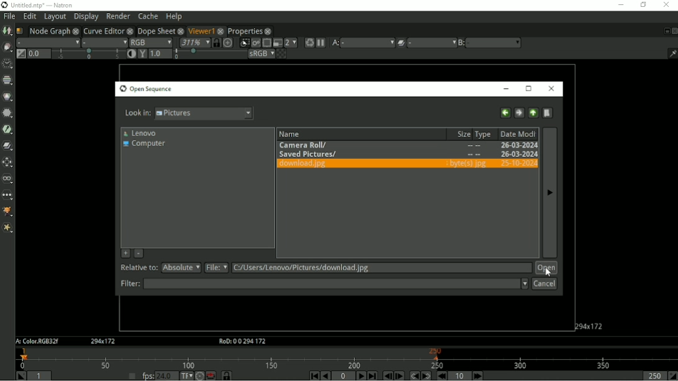 This screenshot has width=678, height=381. I want to click on pictures, so click(206, 114).